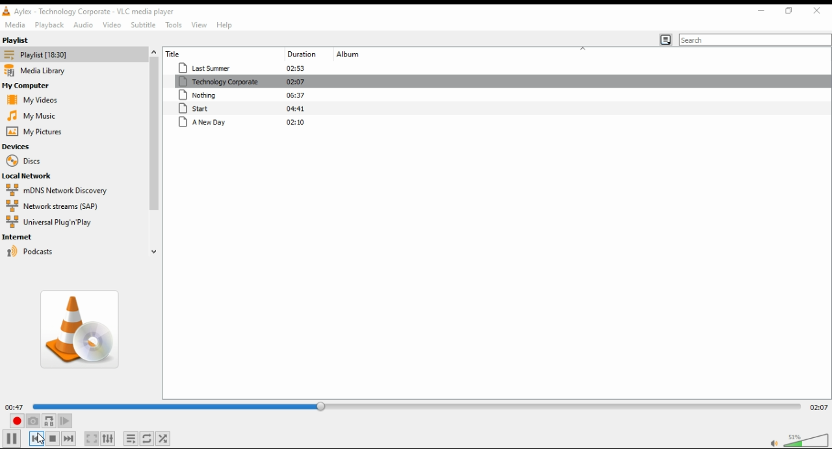 Image resolution: width=832 pixels, height=449 pixels. I want to click on loop between point A to point B continuously. Click to set point A, so click(49, 421).